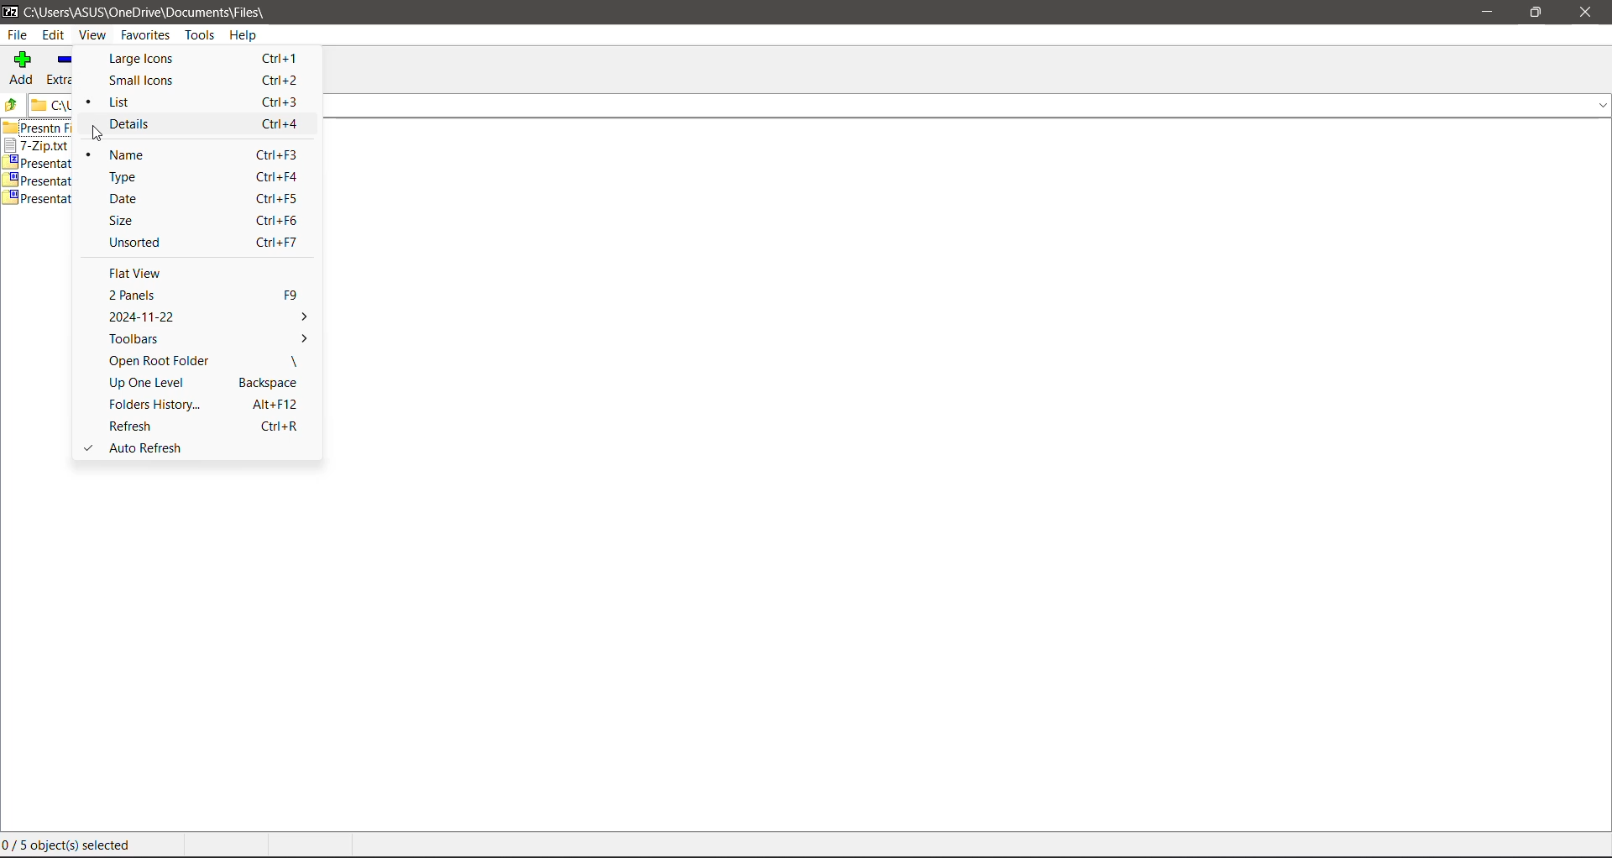 The height and width of the screenshot is (858, 1612). Describe the element at coordinates (59, 104) in the screenshot. I see `file path` at that location.